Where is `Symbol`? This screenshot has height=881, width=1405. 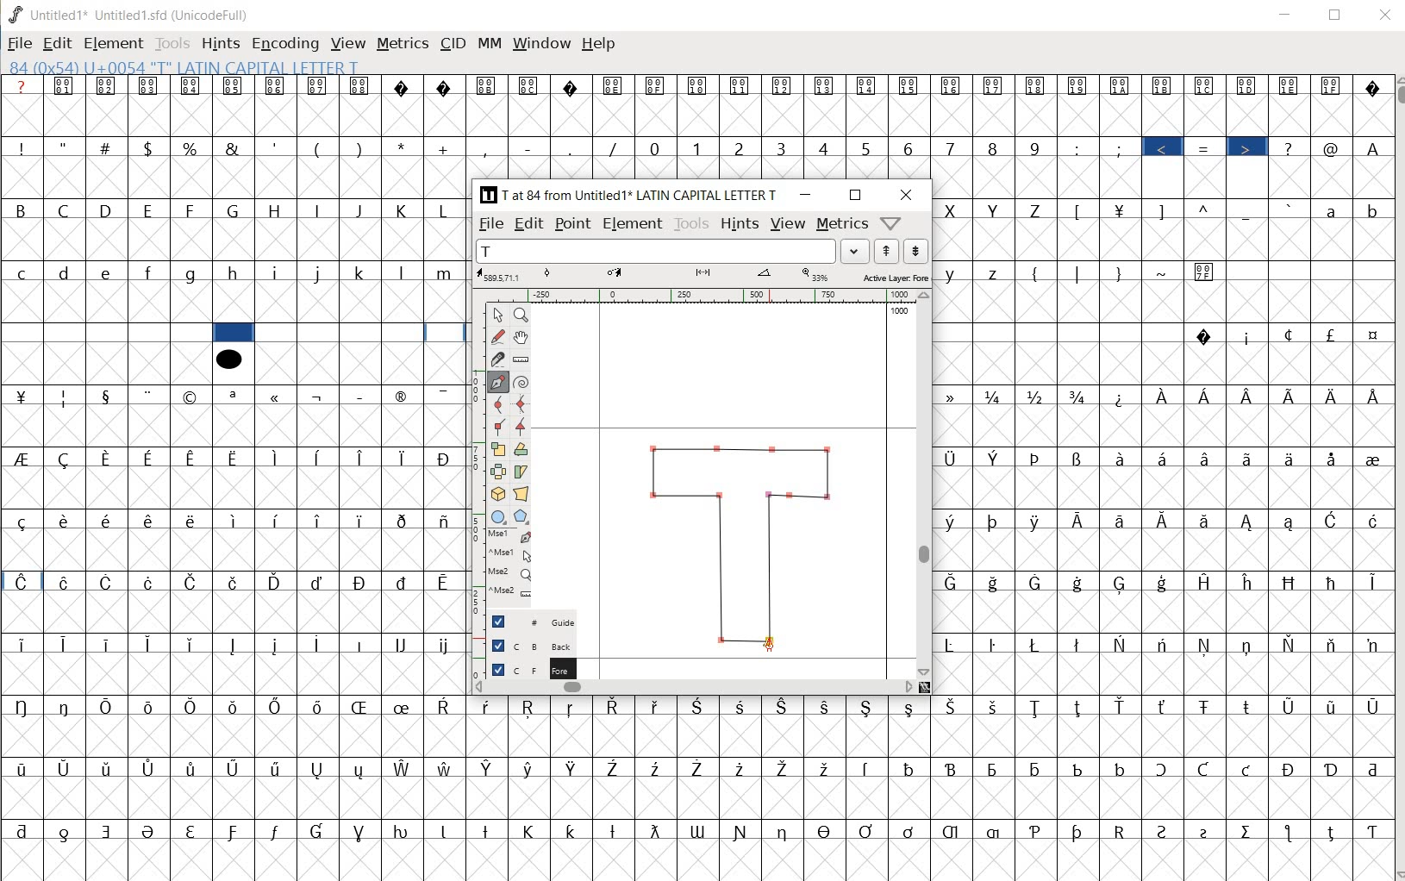 Symbol is located at coordinates (22, 831).